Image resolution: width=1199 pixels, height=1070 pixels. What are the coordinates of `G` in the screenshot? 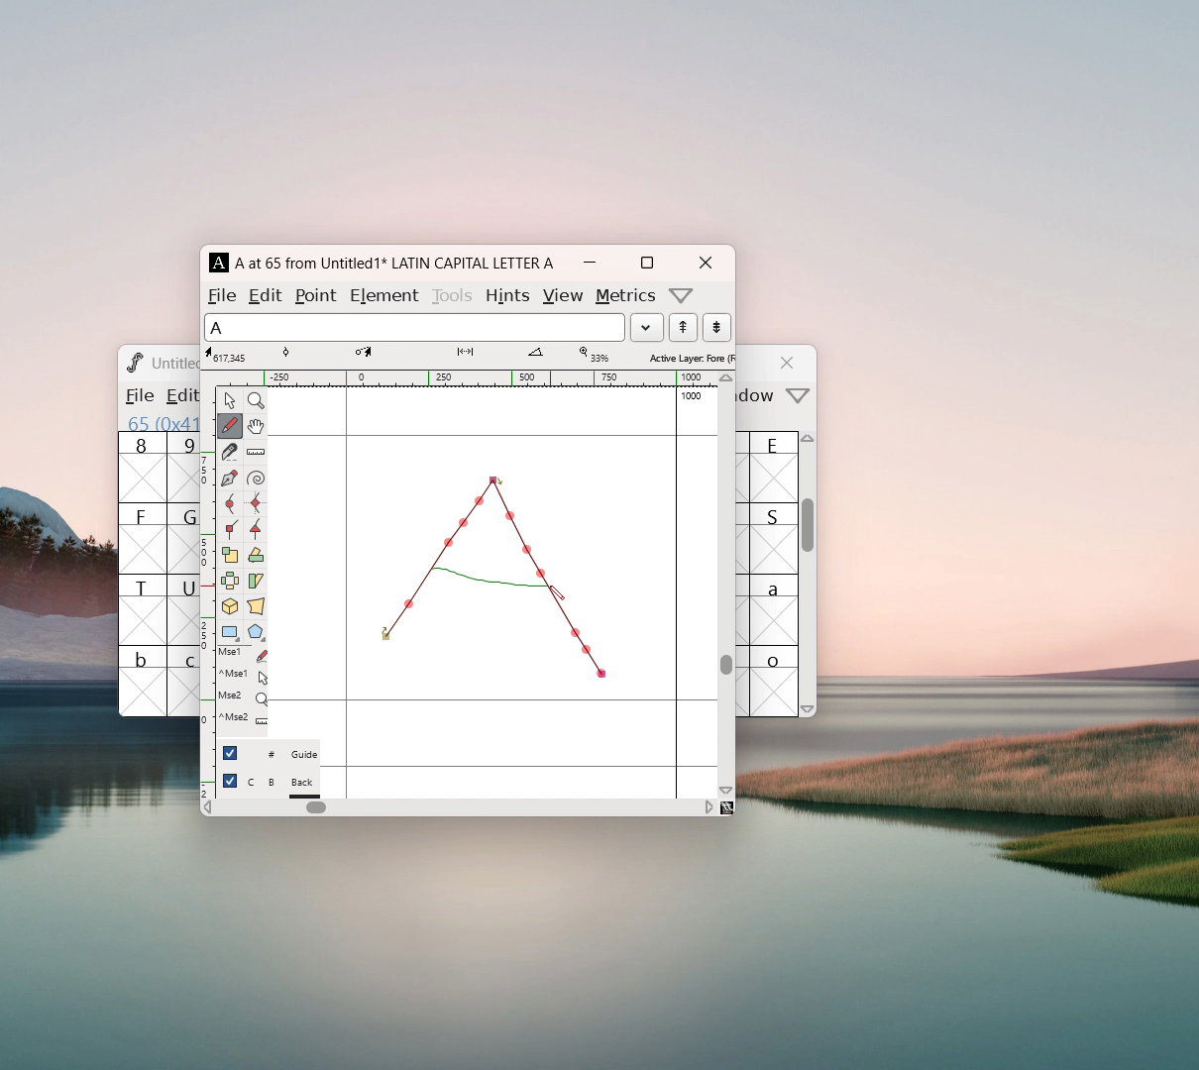 It's located at (182, 538).